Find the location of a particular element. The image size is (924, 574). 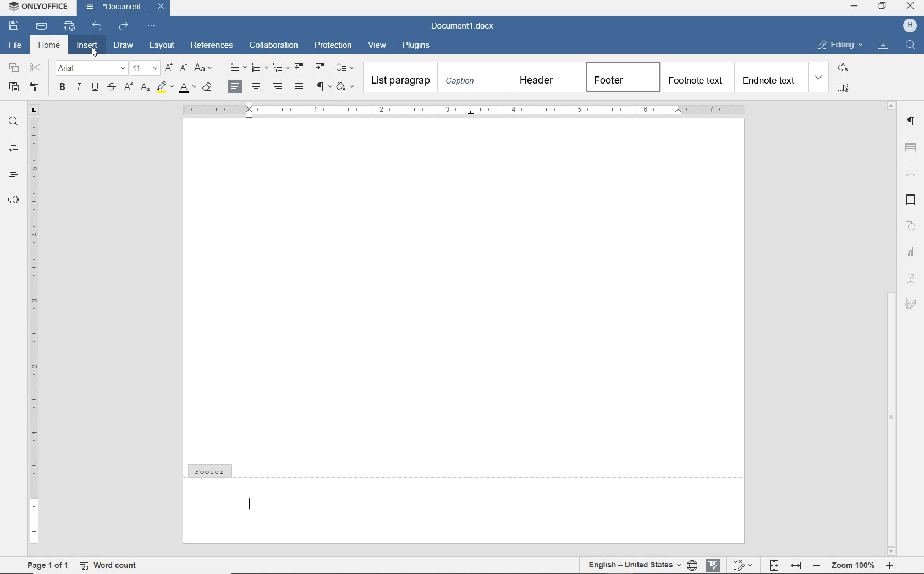

SUPERSCRIPT is located at coordinates (126, 87).